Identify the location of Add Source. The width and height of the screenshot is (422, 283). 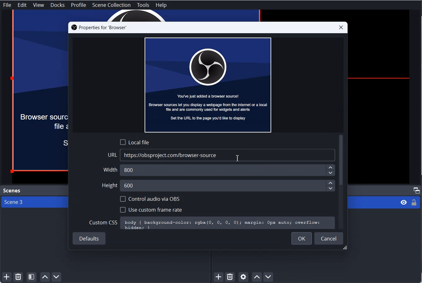
(219, 277).